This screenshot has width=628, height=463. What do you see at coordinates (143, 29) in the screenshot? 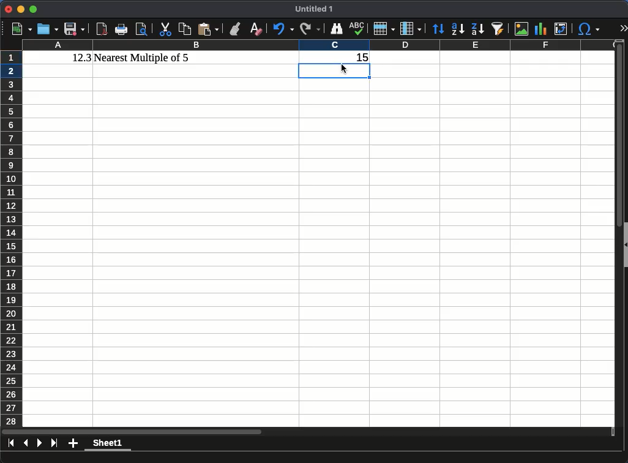
I see `print preview` at bounding box center [143, 29].